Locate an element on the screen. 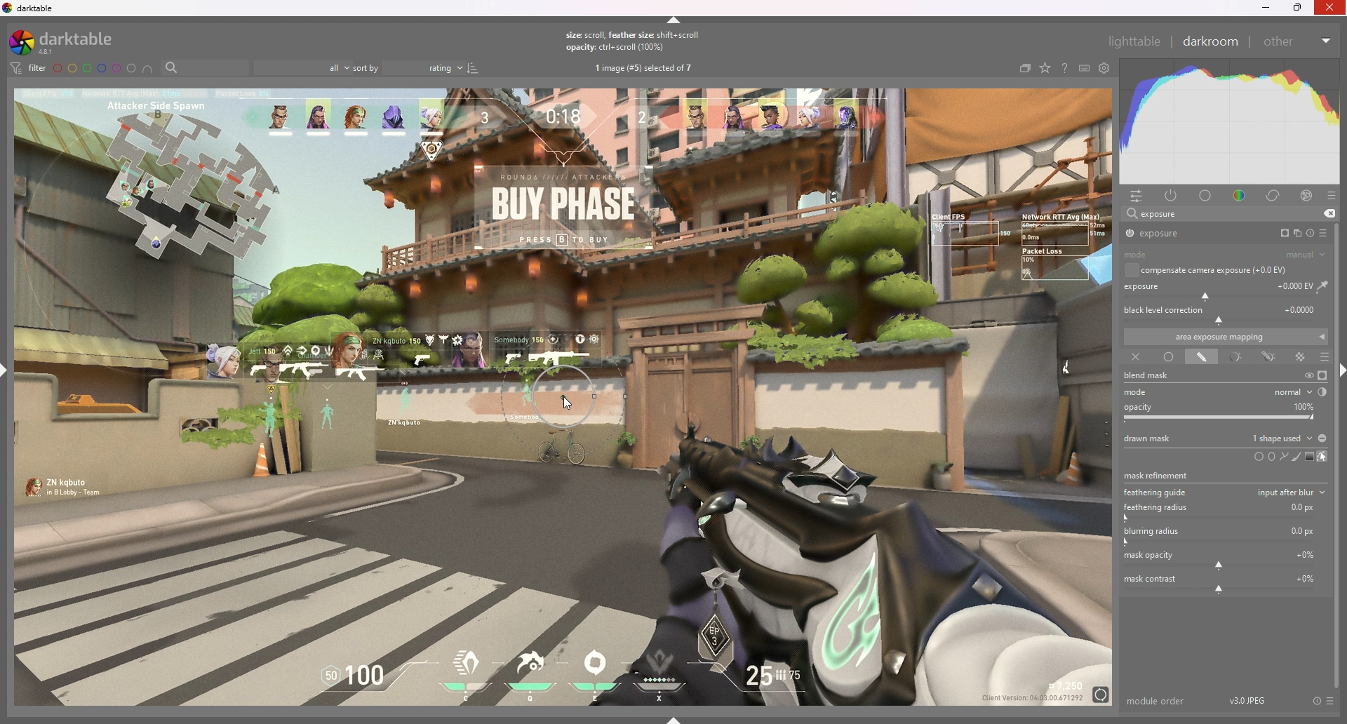  show is located at coordinates (674, 719).